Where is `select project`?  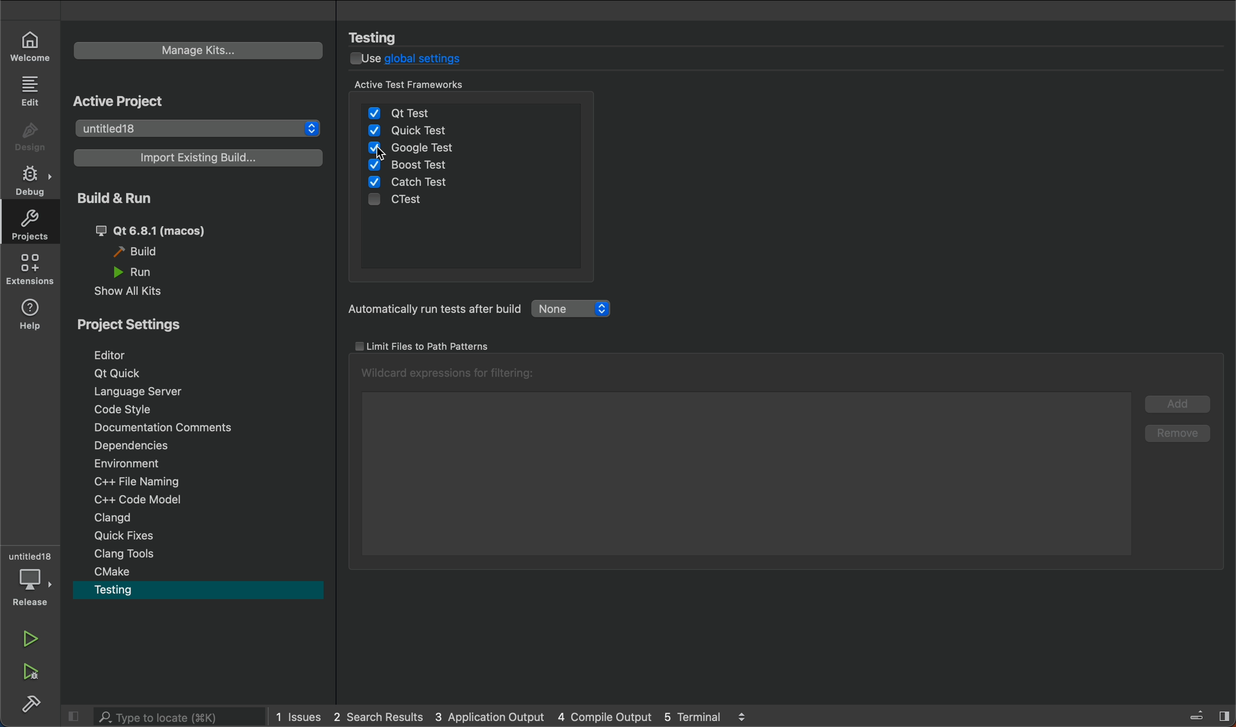
select project is located at coordinates (200, 127).